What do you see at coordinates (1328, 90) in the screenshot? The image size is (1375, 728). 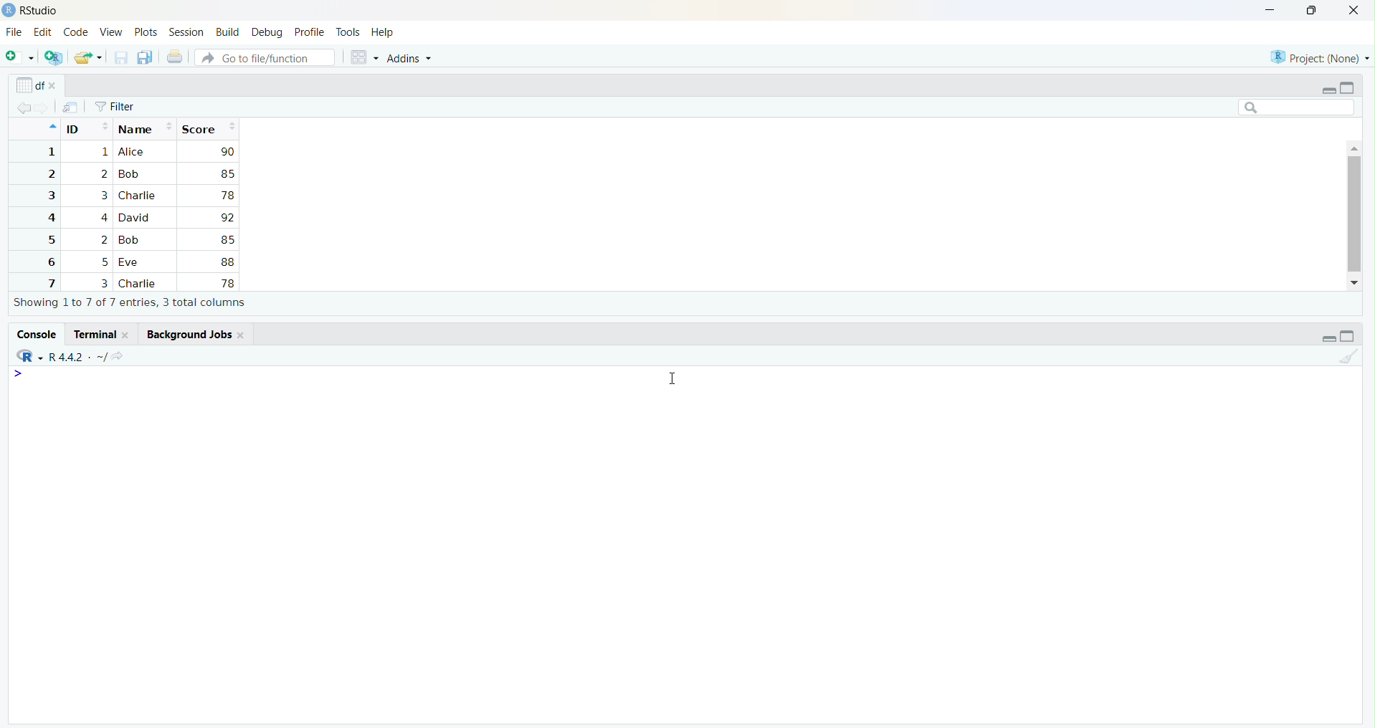 I see `minimize` at bounding box center [1328, 90].